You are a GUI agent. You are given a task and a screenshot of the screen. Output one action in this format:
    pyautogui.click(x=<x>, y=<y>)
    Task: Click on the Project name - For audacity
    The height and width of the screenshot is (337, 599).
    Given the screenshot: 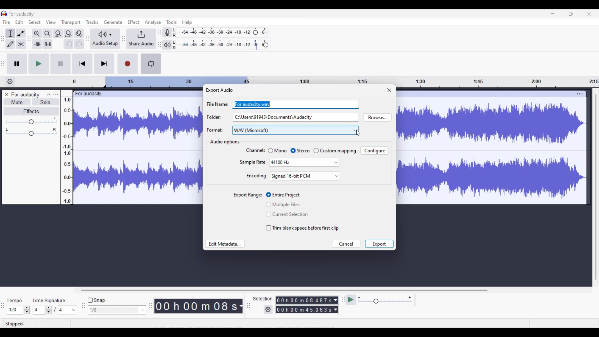 What is the action you would take?
    pyautogui.click(x=26, y=95)
    